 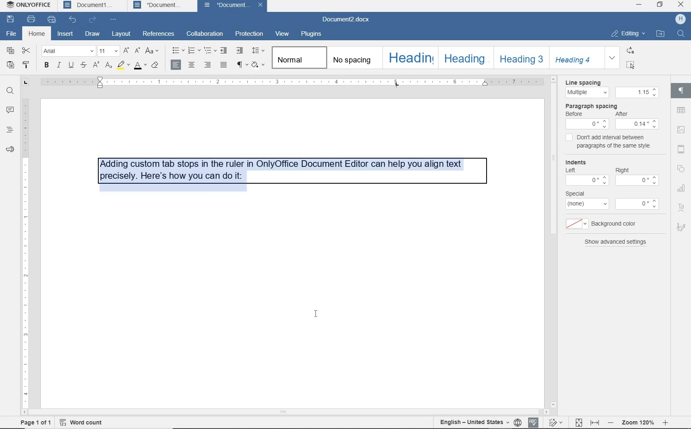 What do you see at coordinates (577, 114) in the screenshot?
I see `before` at bounding box center [577, 114].